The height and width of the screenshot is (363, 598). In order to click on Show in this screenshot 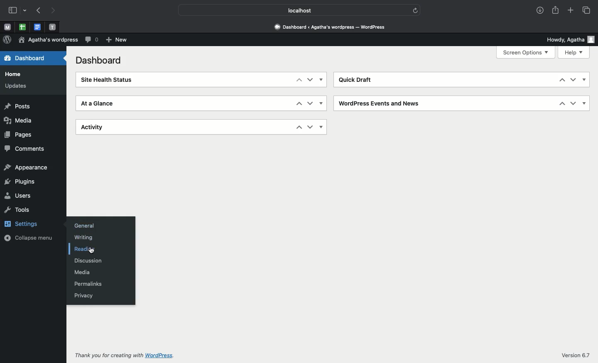, I will do `click(585, 80)`.